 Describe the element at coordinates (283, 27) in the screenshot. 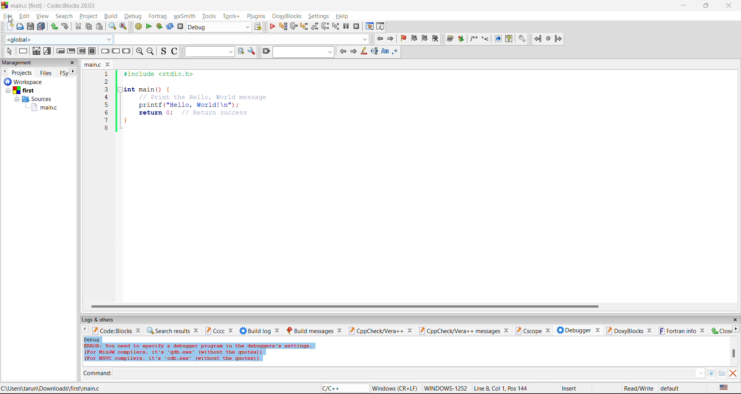

I see `run to cursor` at that location.